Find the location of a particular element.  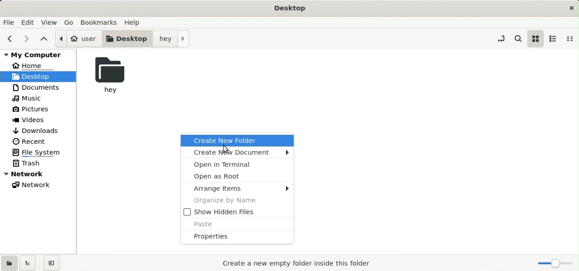

file is located at coordinates (9, 22).